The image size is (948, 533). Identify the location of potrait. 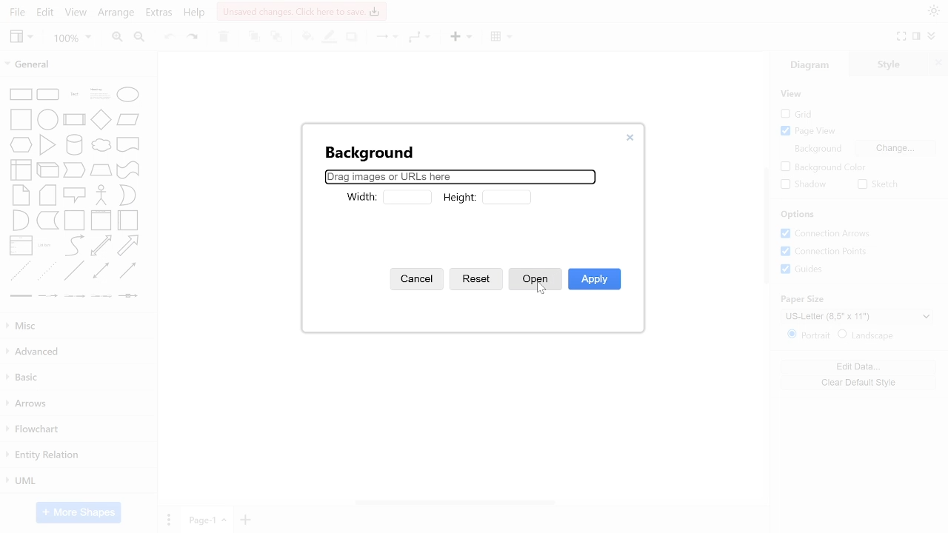
(810, 335).